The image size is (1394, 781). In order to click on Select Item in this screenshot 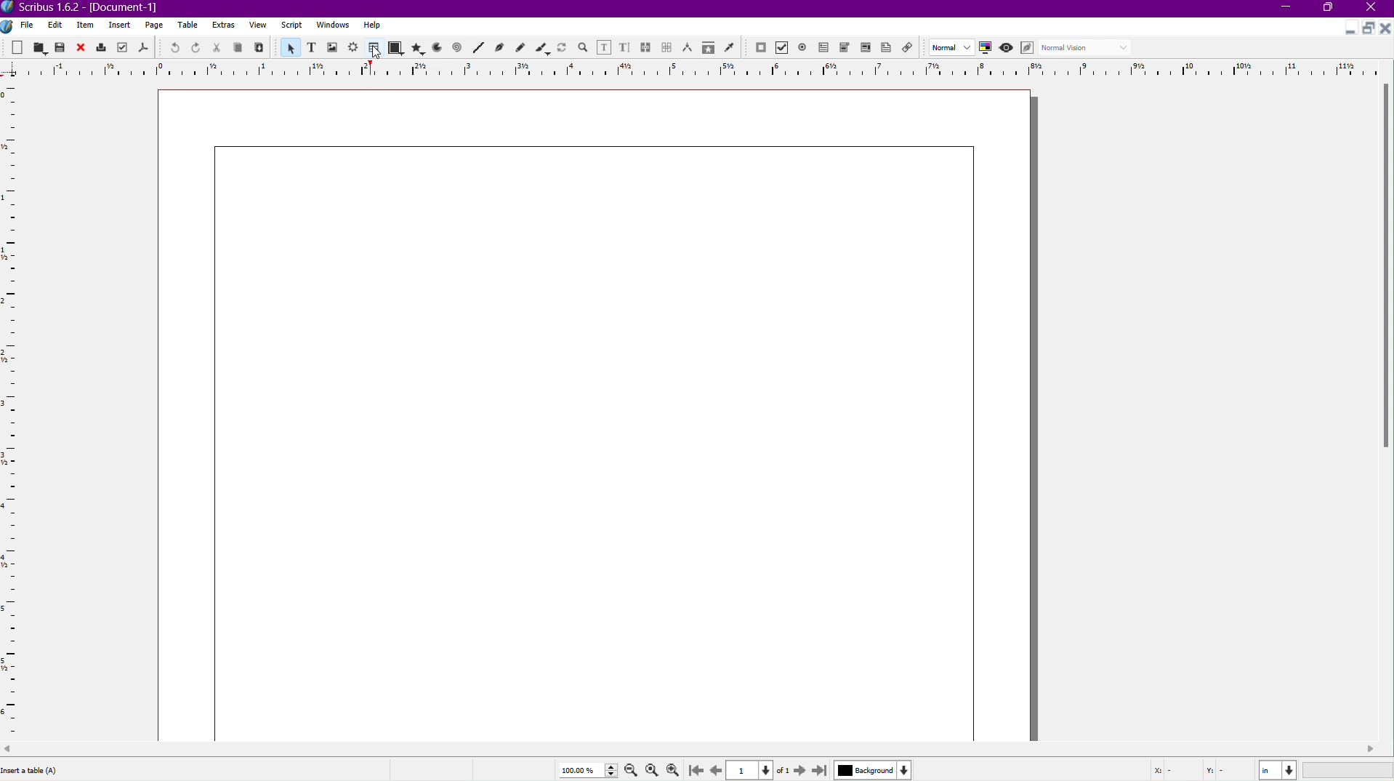, I will do `click(289, 47)`.